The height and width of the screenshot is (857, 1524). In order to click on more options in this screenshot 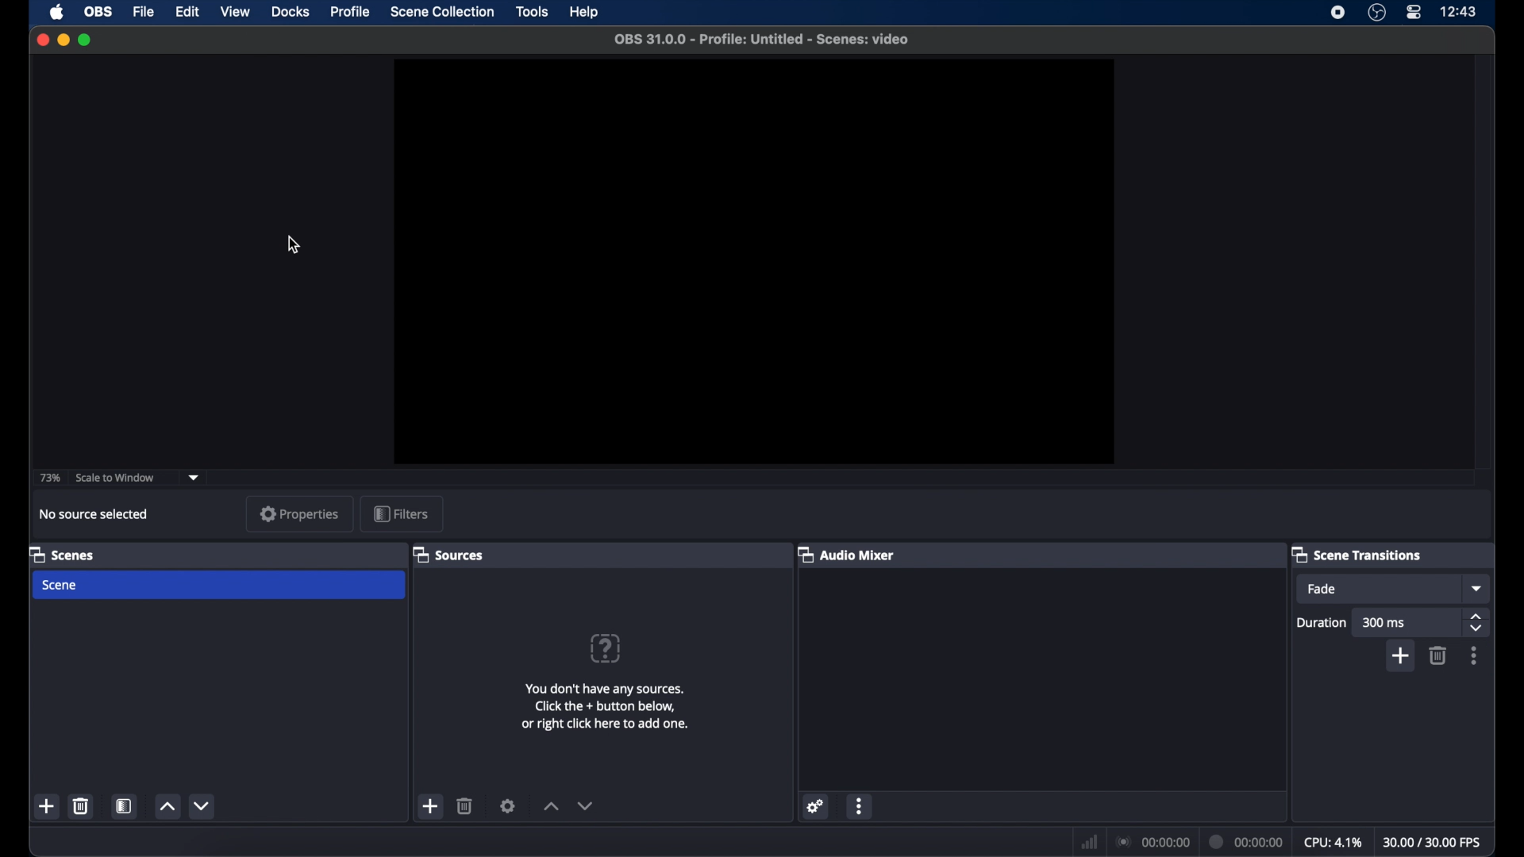, I will do `click(1476, 655)`.